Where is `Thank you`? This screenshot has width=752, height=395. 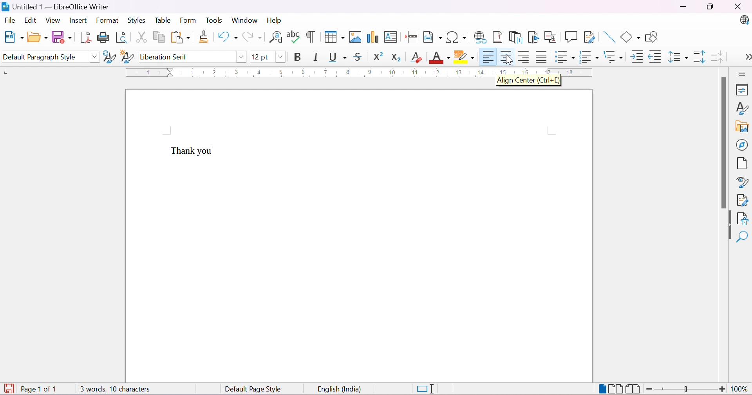
Thank you is located at coordinates (192, 151).